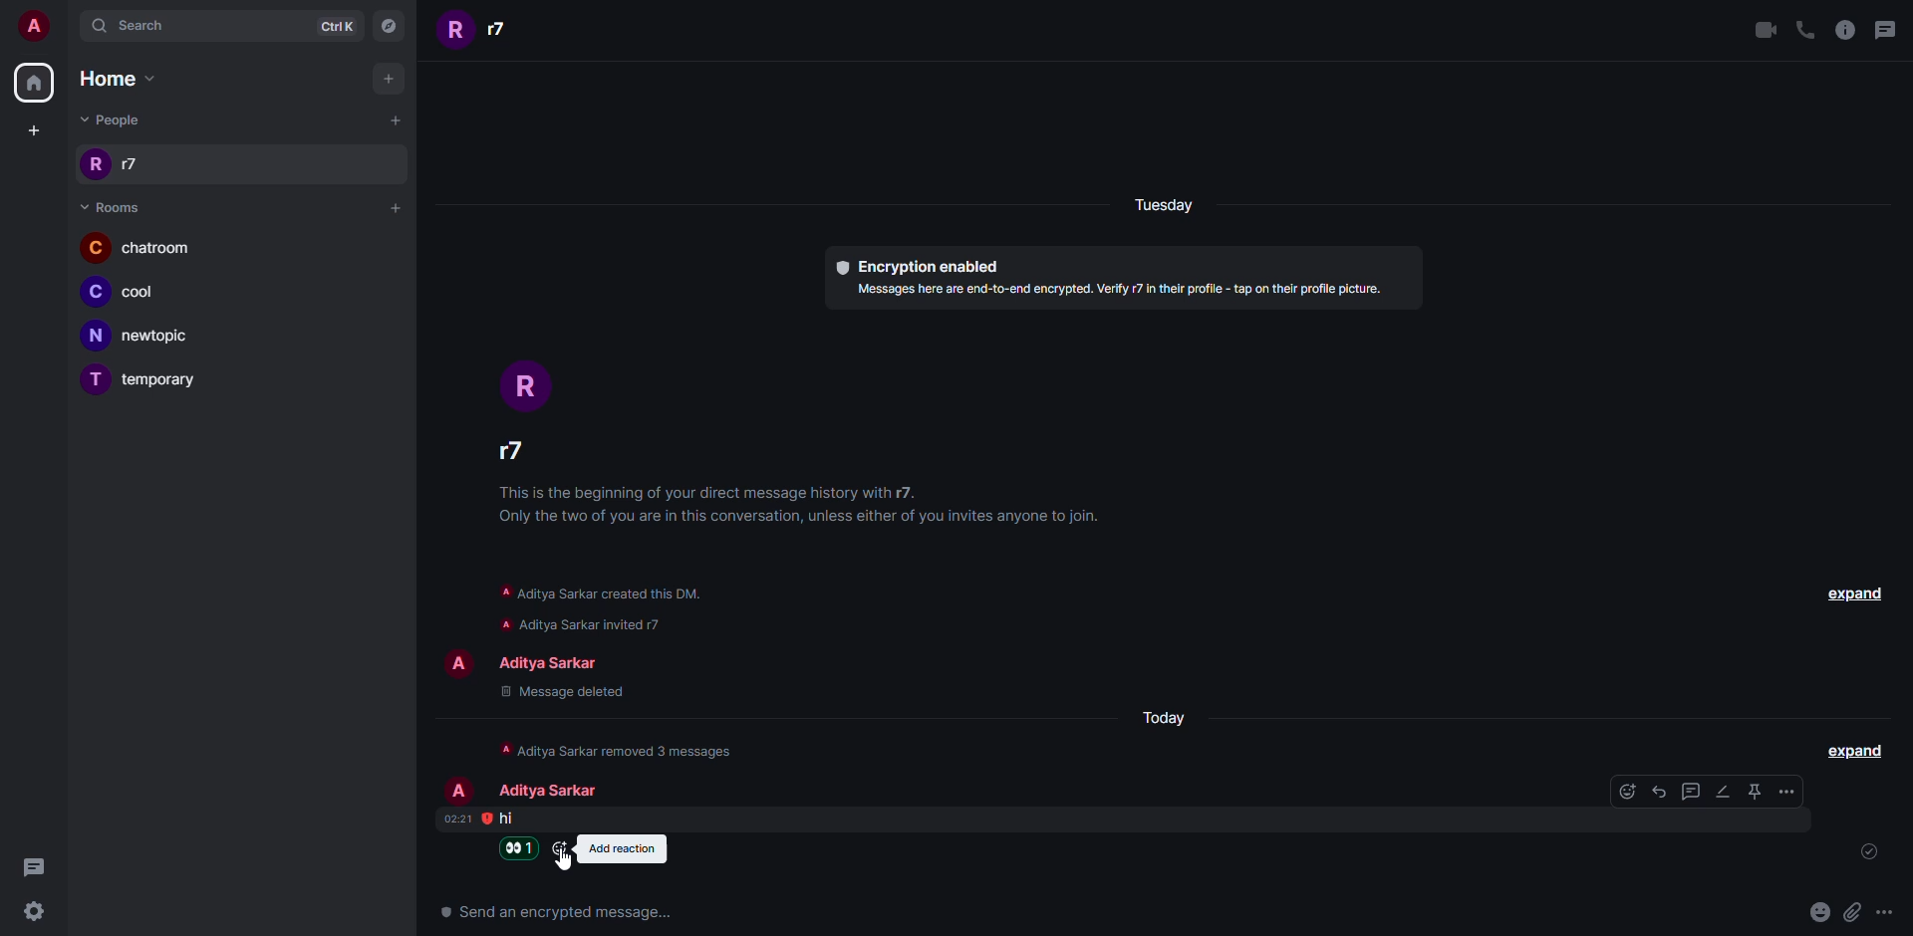 The image size is (1913, 936). Describe the element at coordinates (144, 337) in the screenshot. I see `room` at that location.